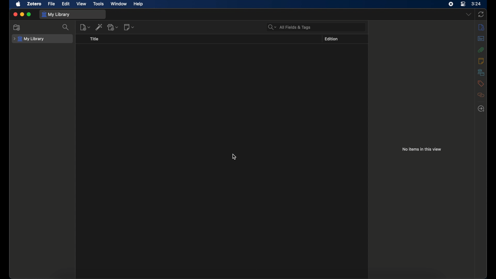 This screenshot has height=279, width=496. I want to click on add attachments, so click(113, 27).